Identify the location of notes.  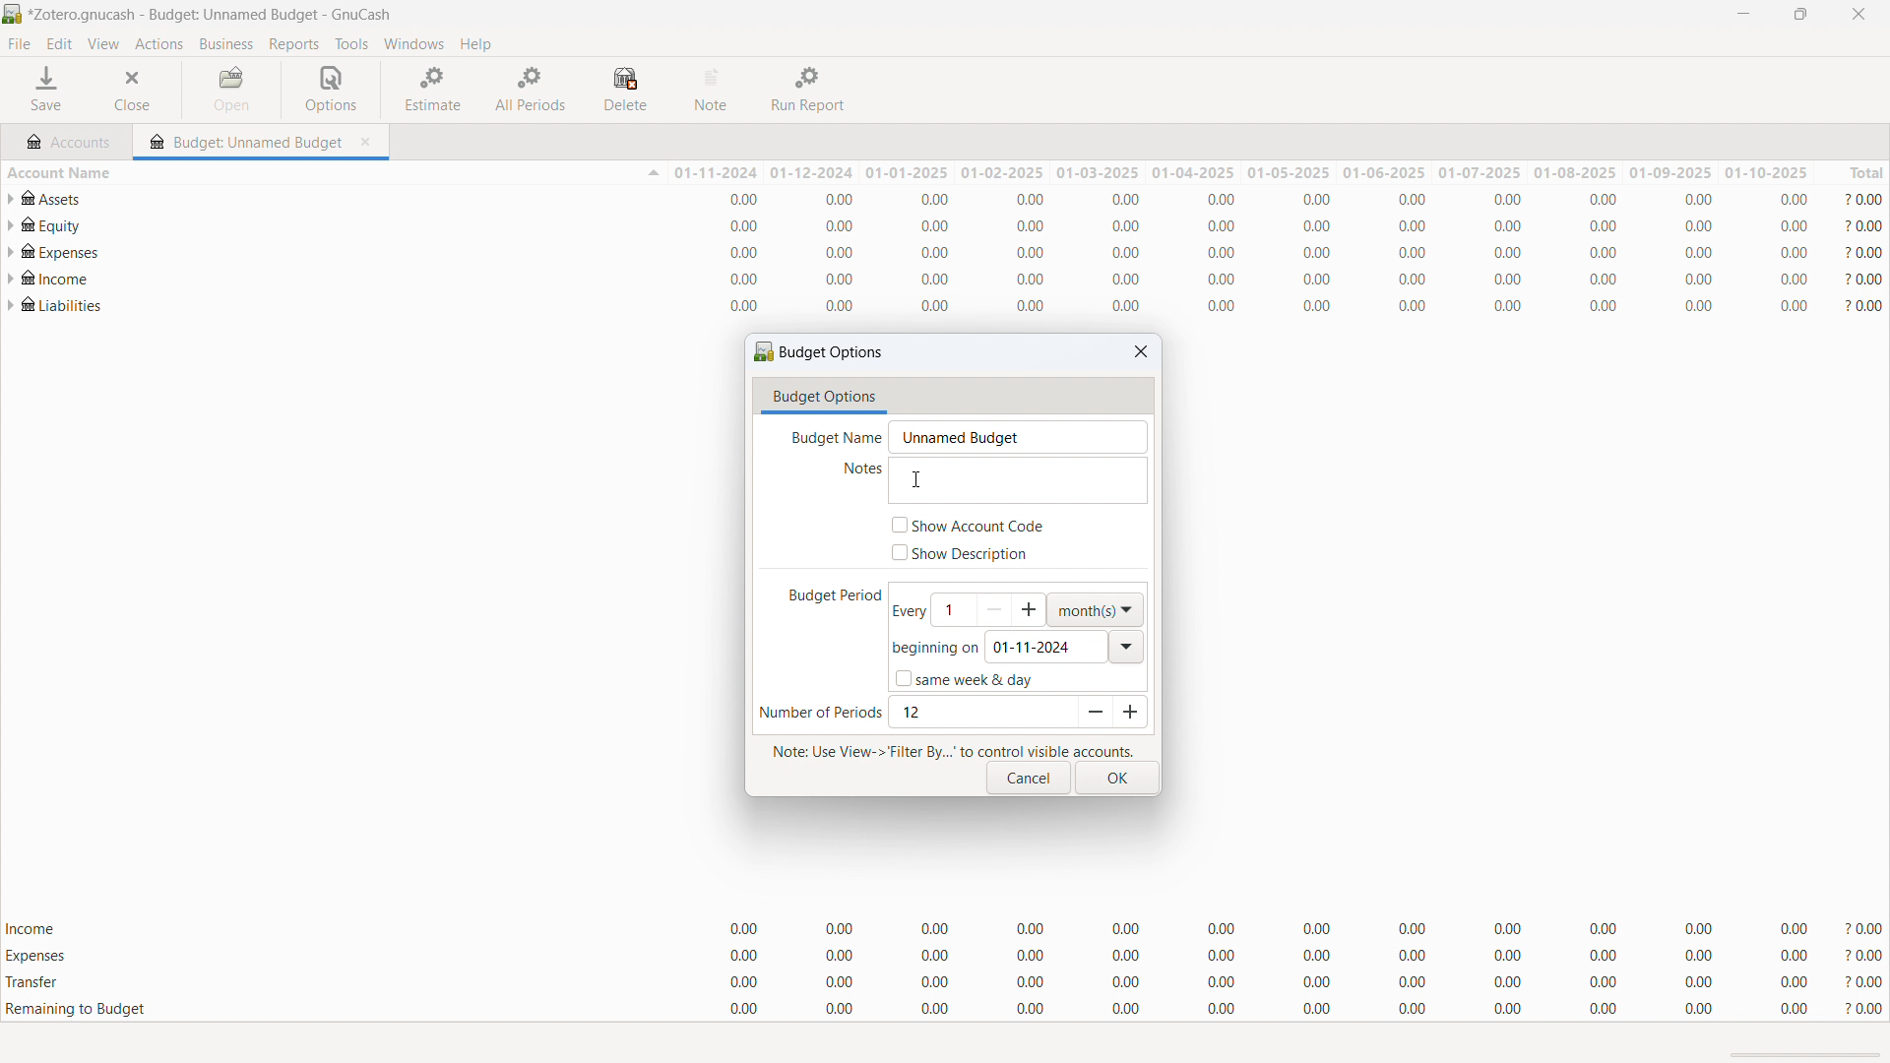
(853, 471).